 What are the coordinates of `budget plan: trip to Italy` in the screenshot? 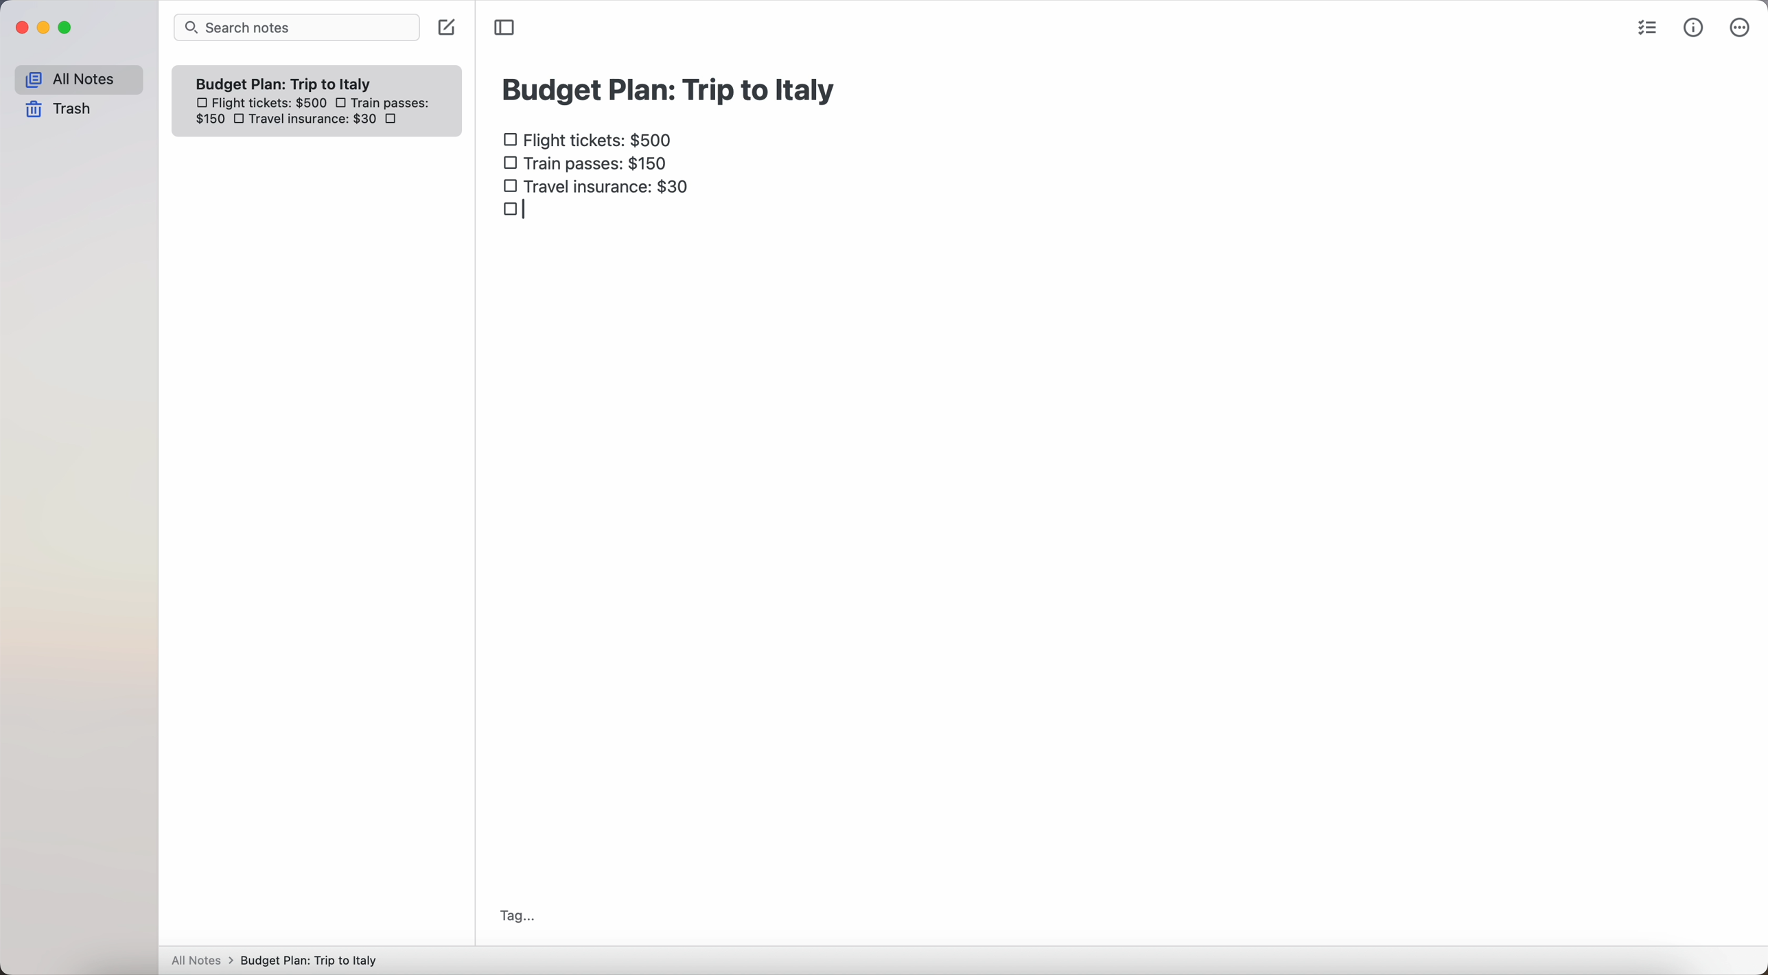 It's located at (672, 88).